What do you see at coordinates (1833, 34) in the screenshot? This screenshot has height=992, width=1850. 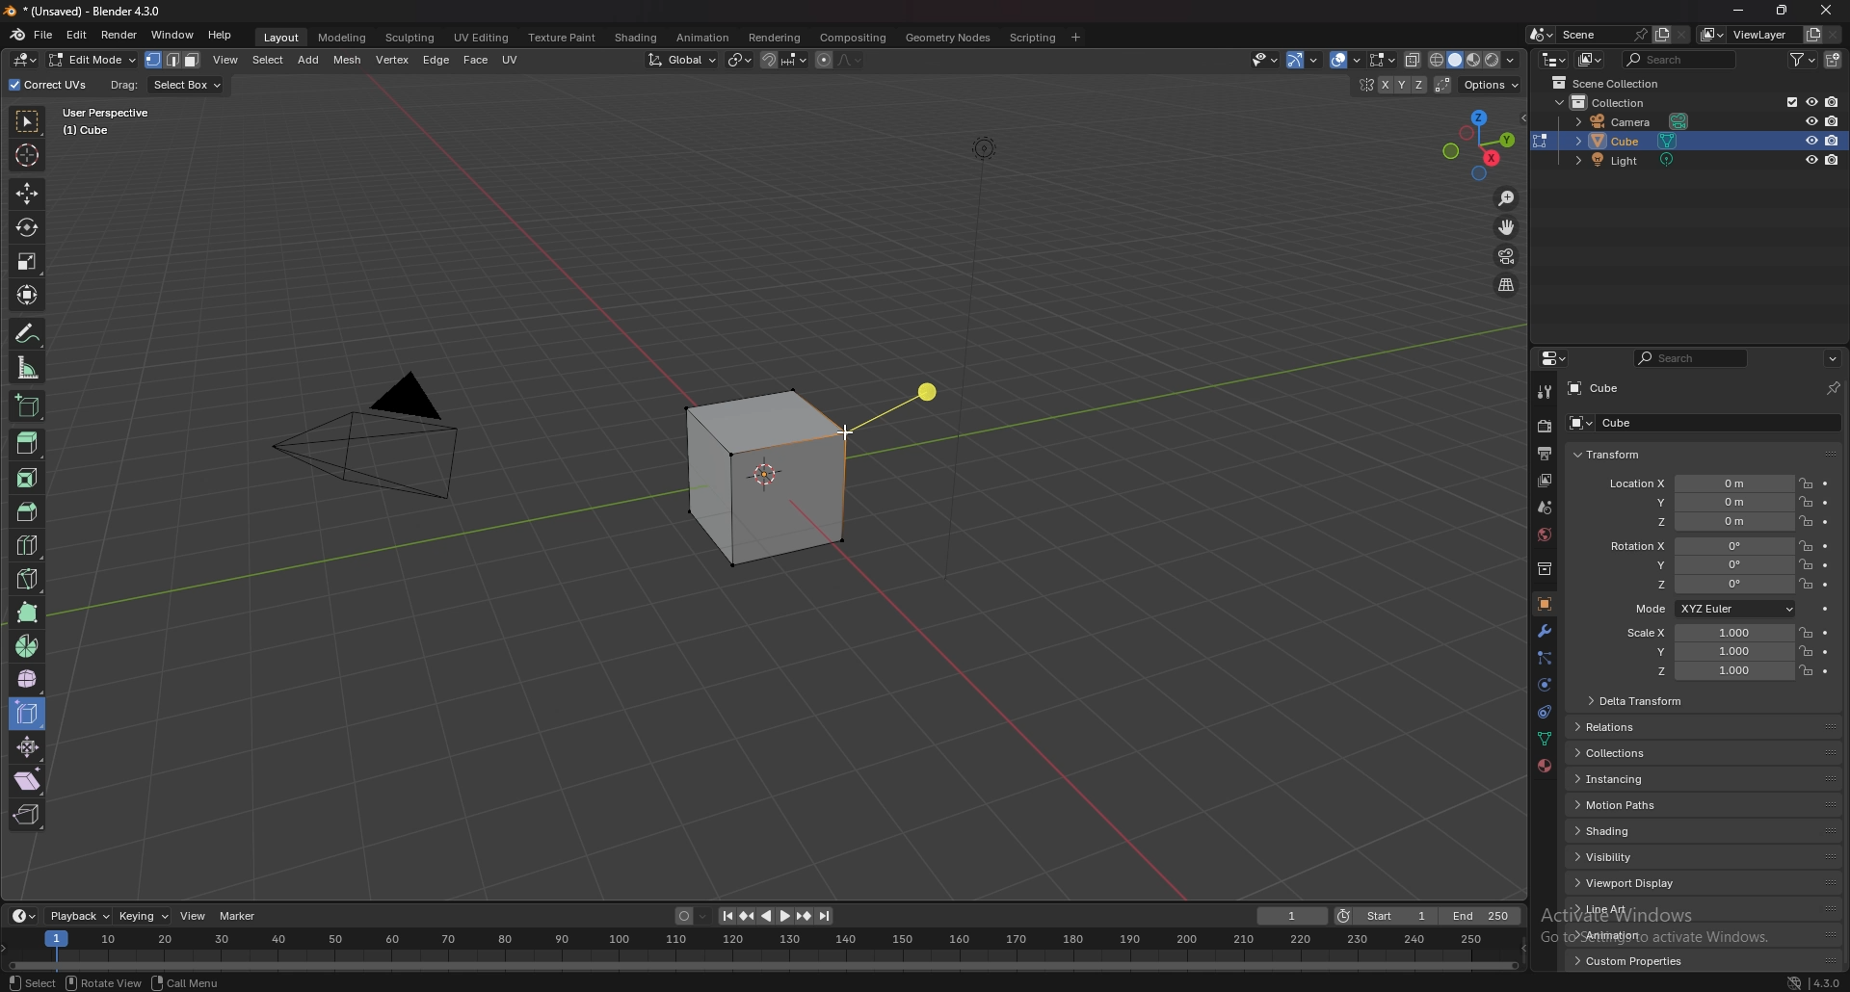 I see `remove view layer` at bounding box center [1833, 34].